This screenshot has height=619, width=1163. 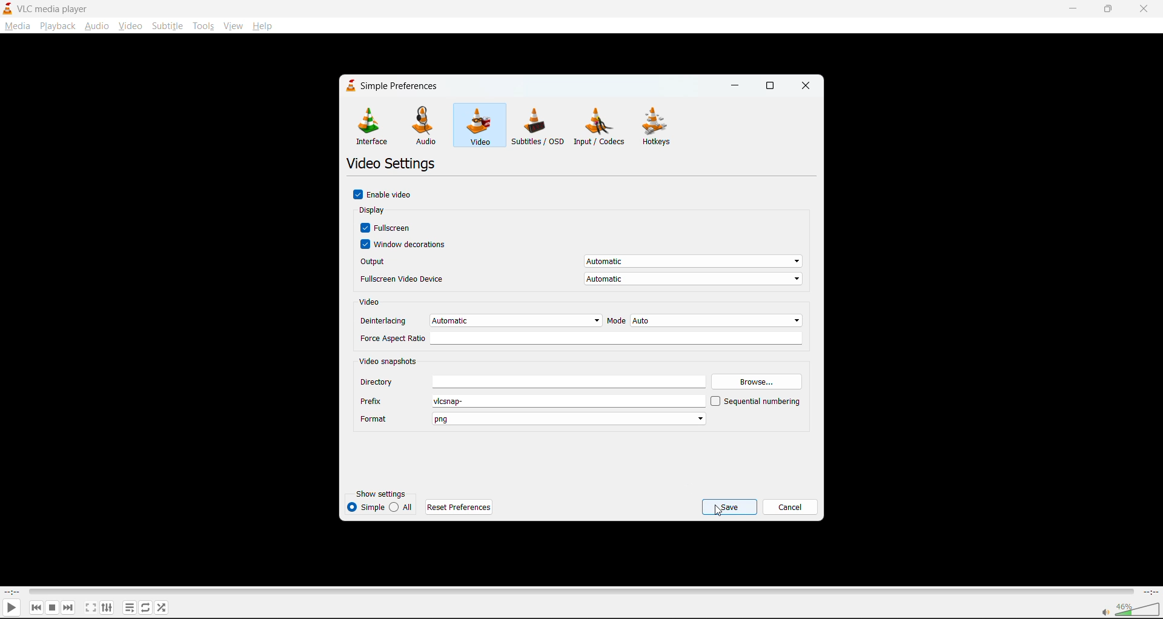 What do you see at coordinates (757, 401) in the screenshot?
I see `sequential numbering` at bounding box center [757, 401].